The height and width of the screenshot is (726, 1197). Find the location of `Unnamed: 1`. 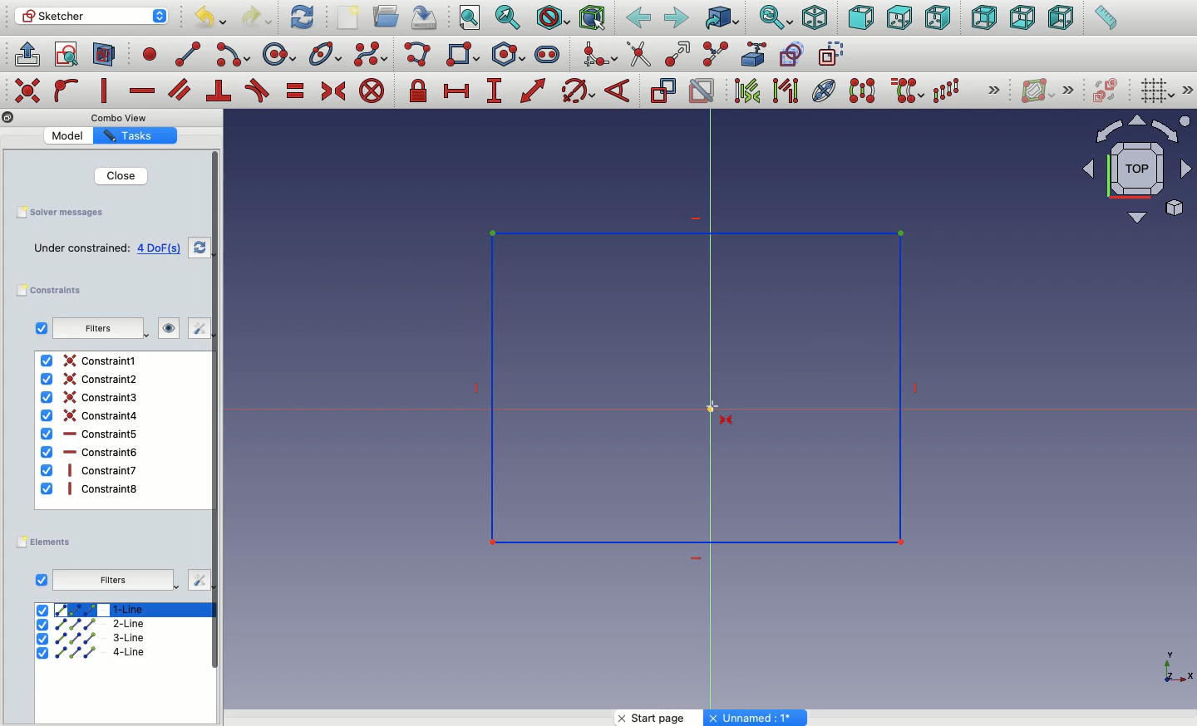

Unnamed: 1 is located at coordinates (756, 718).